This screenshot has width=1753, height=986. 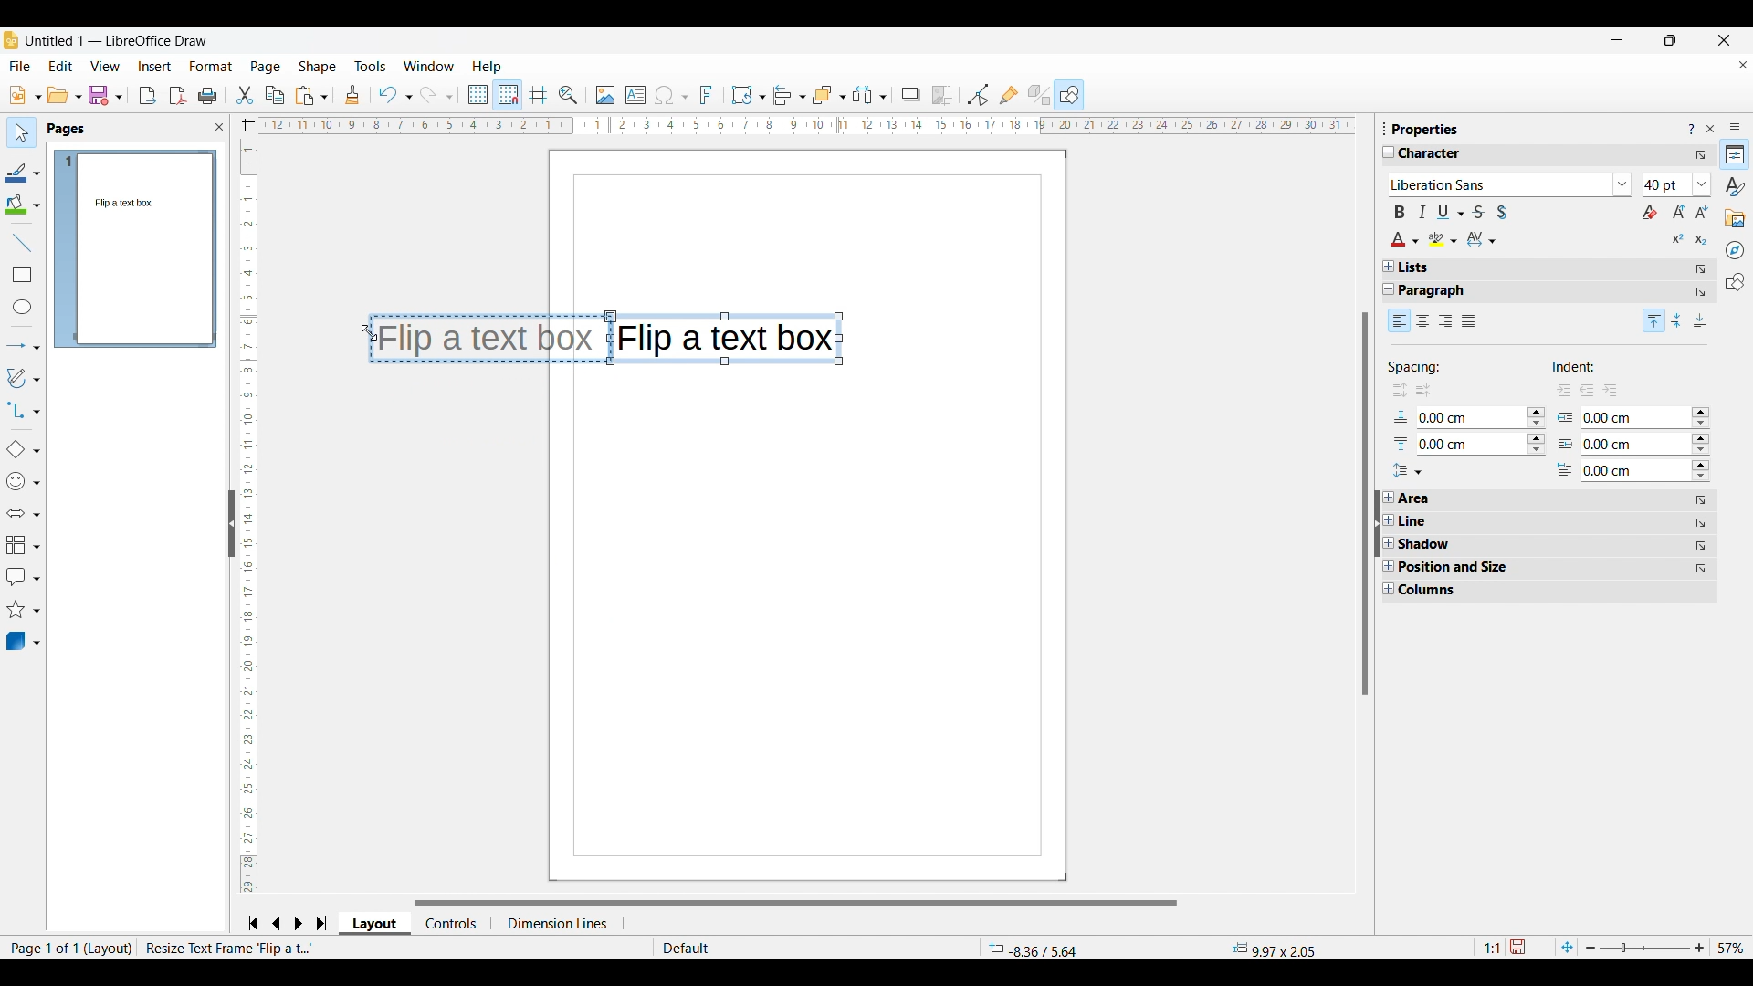 What do you see at coordinates (1654, 320) in the screenshot?
I see `Top alignment` at bounding box center [1654, 320].